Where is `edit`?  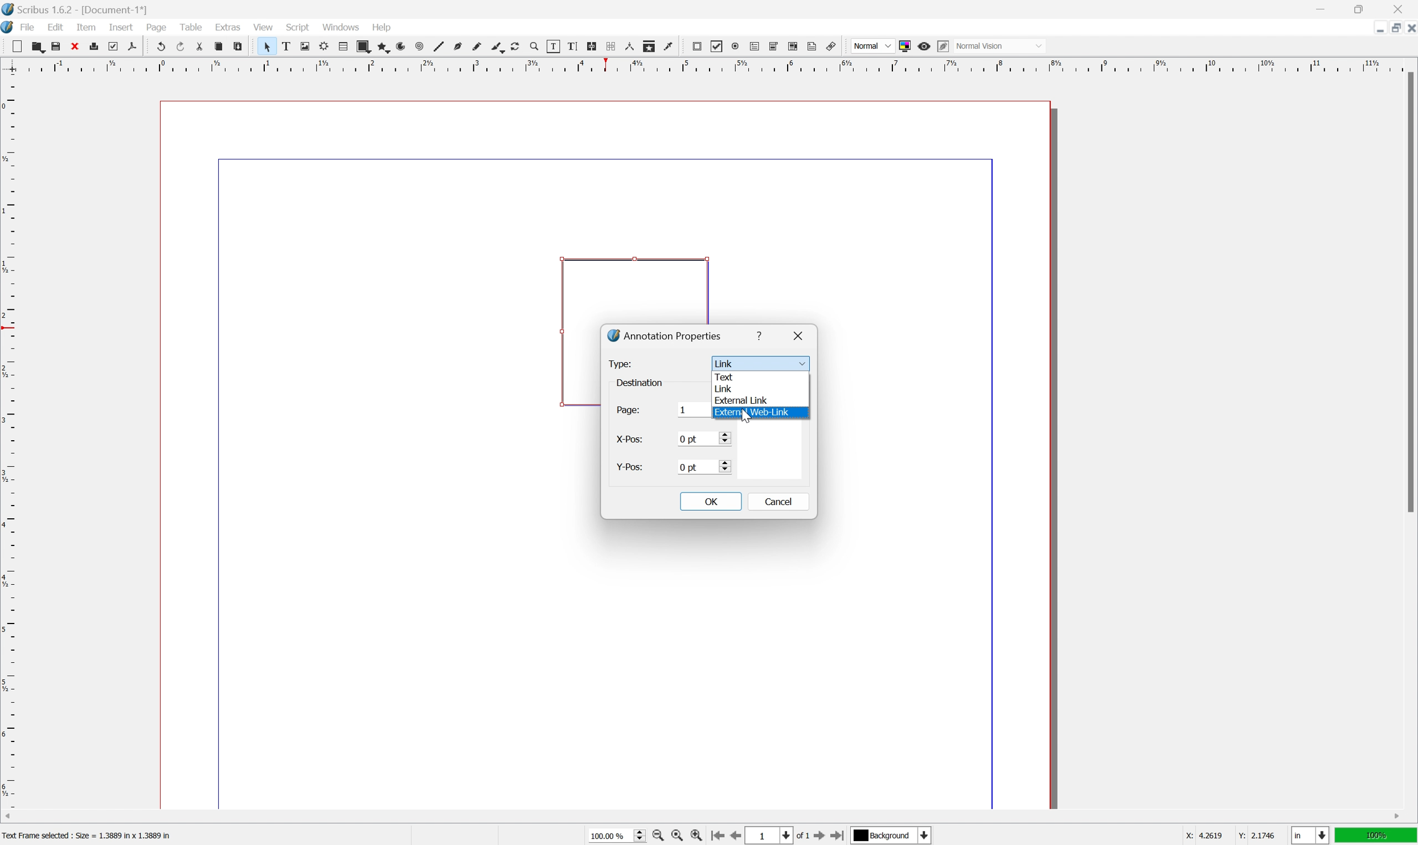 edit is located at coordinates (56, 27).